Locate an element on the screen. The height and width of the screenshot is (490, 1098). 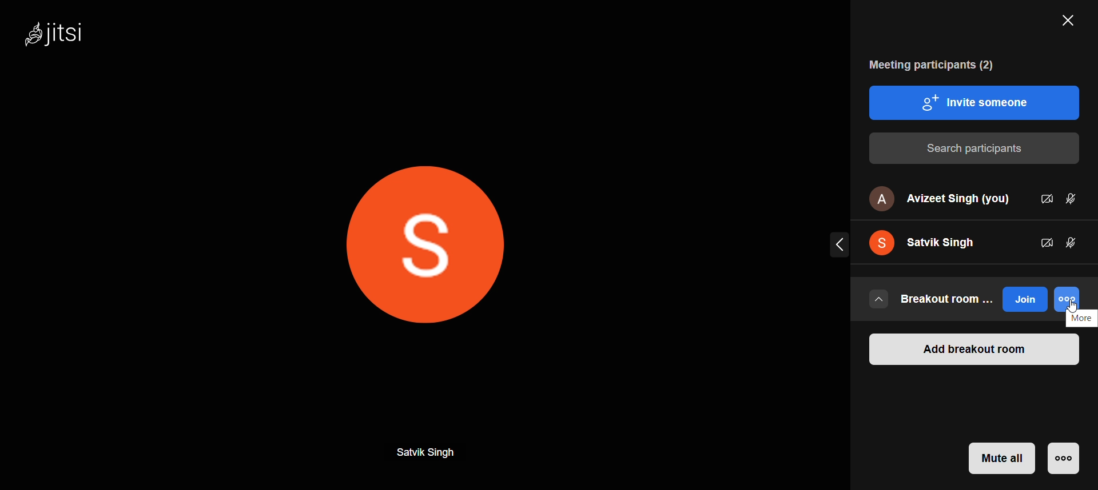
avizeet singh (you) is located at coordinates (938, 199).